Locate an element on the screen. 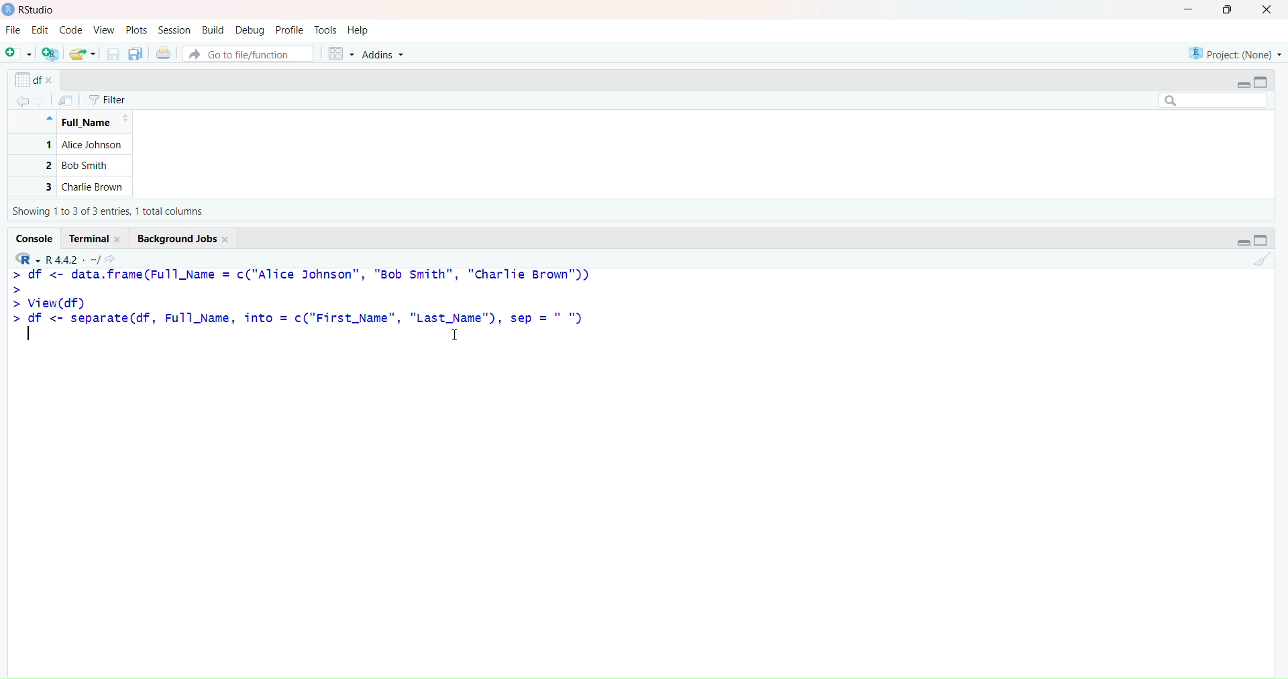 This screenshot has width=1288, height=679. Background Jobs is located at coordinates (184, 238).